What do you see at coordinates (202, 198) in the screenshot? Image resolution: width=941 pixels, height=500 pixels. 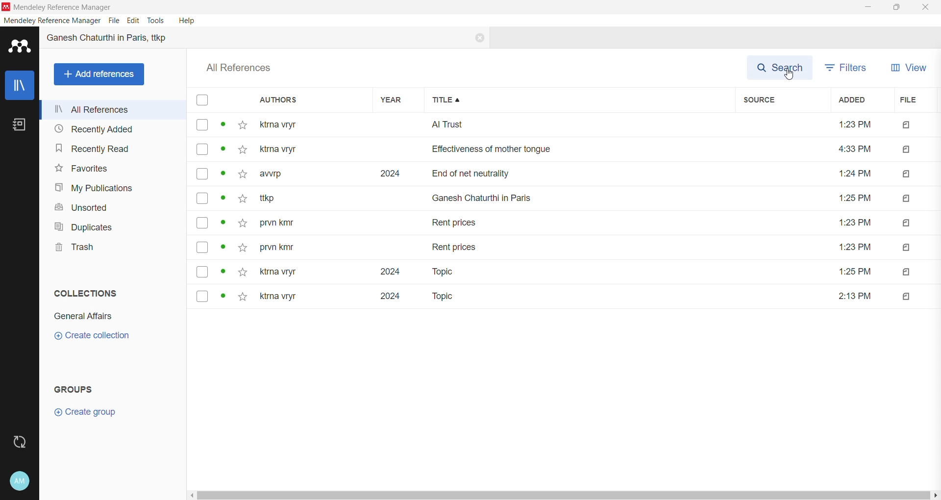 I see `select reference ` at bounding box center [202, 198].